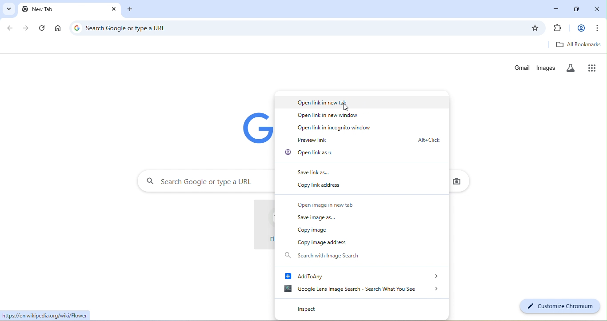 This screenshot has width=607, height=321. What do you see at coordinates (598, 8) in the screenshot?
I see `close` at bounding box center [598, 8].